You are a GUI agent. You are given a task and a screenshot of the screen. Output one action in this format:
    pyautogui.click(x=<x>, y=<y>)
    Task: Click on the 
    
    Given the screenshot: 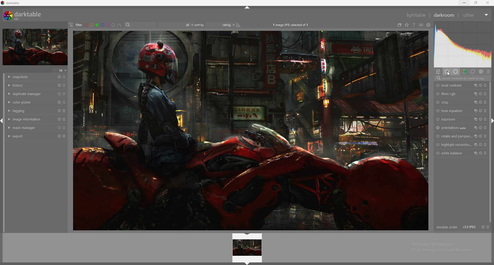 What is the action you would take?
    pyautogui.click(x=480, y=154)
    